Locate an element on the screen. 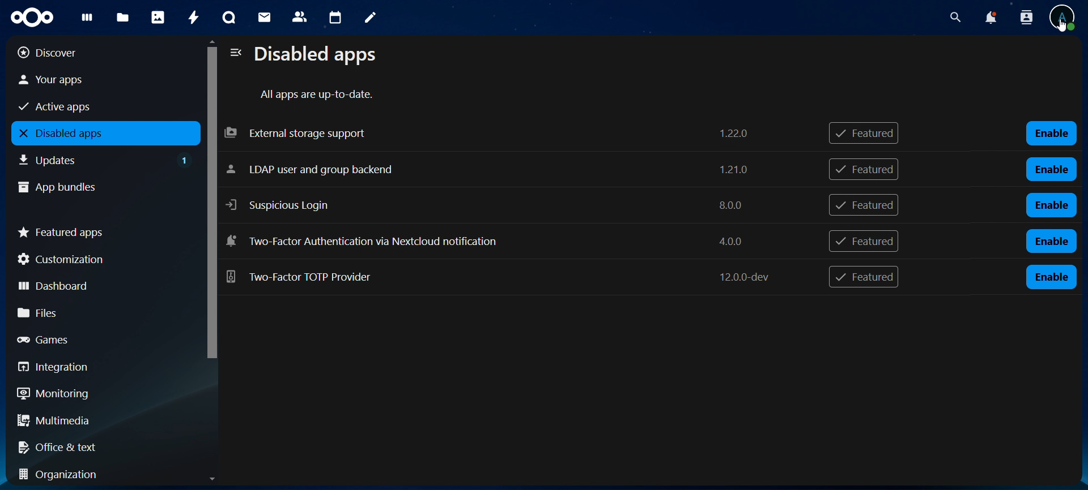 This screenshot has height=490, width=1088. organization is located at coordinates (102, 474).